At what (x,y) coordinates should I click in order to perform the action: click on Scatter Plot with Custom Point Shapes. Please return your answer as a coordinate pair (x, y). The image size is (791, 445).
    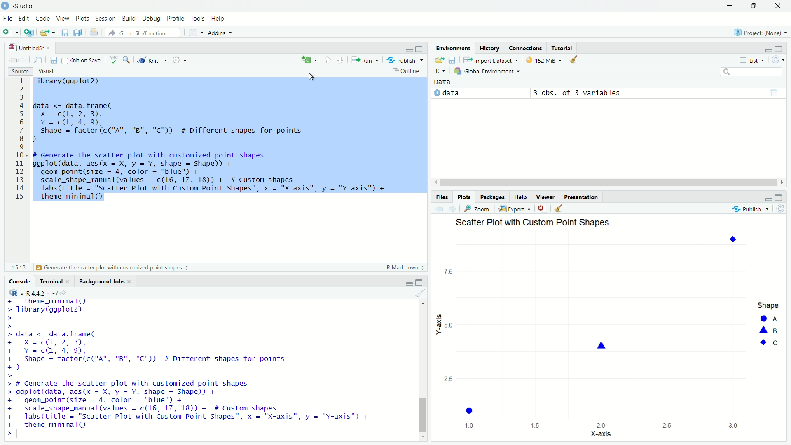
    Looking at the image, I should click on (532, 222).